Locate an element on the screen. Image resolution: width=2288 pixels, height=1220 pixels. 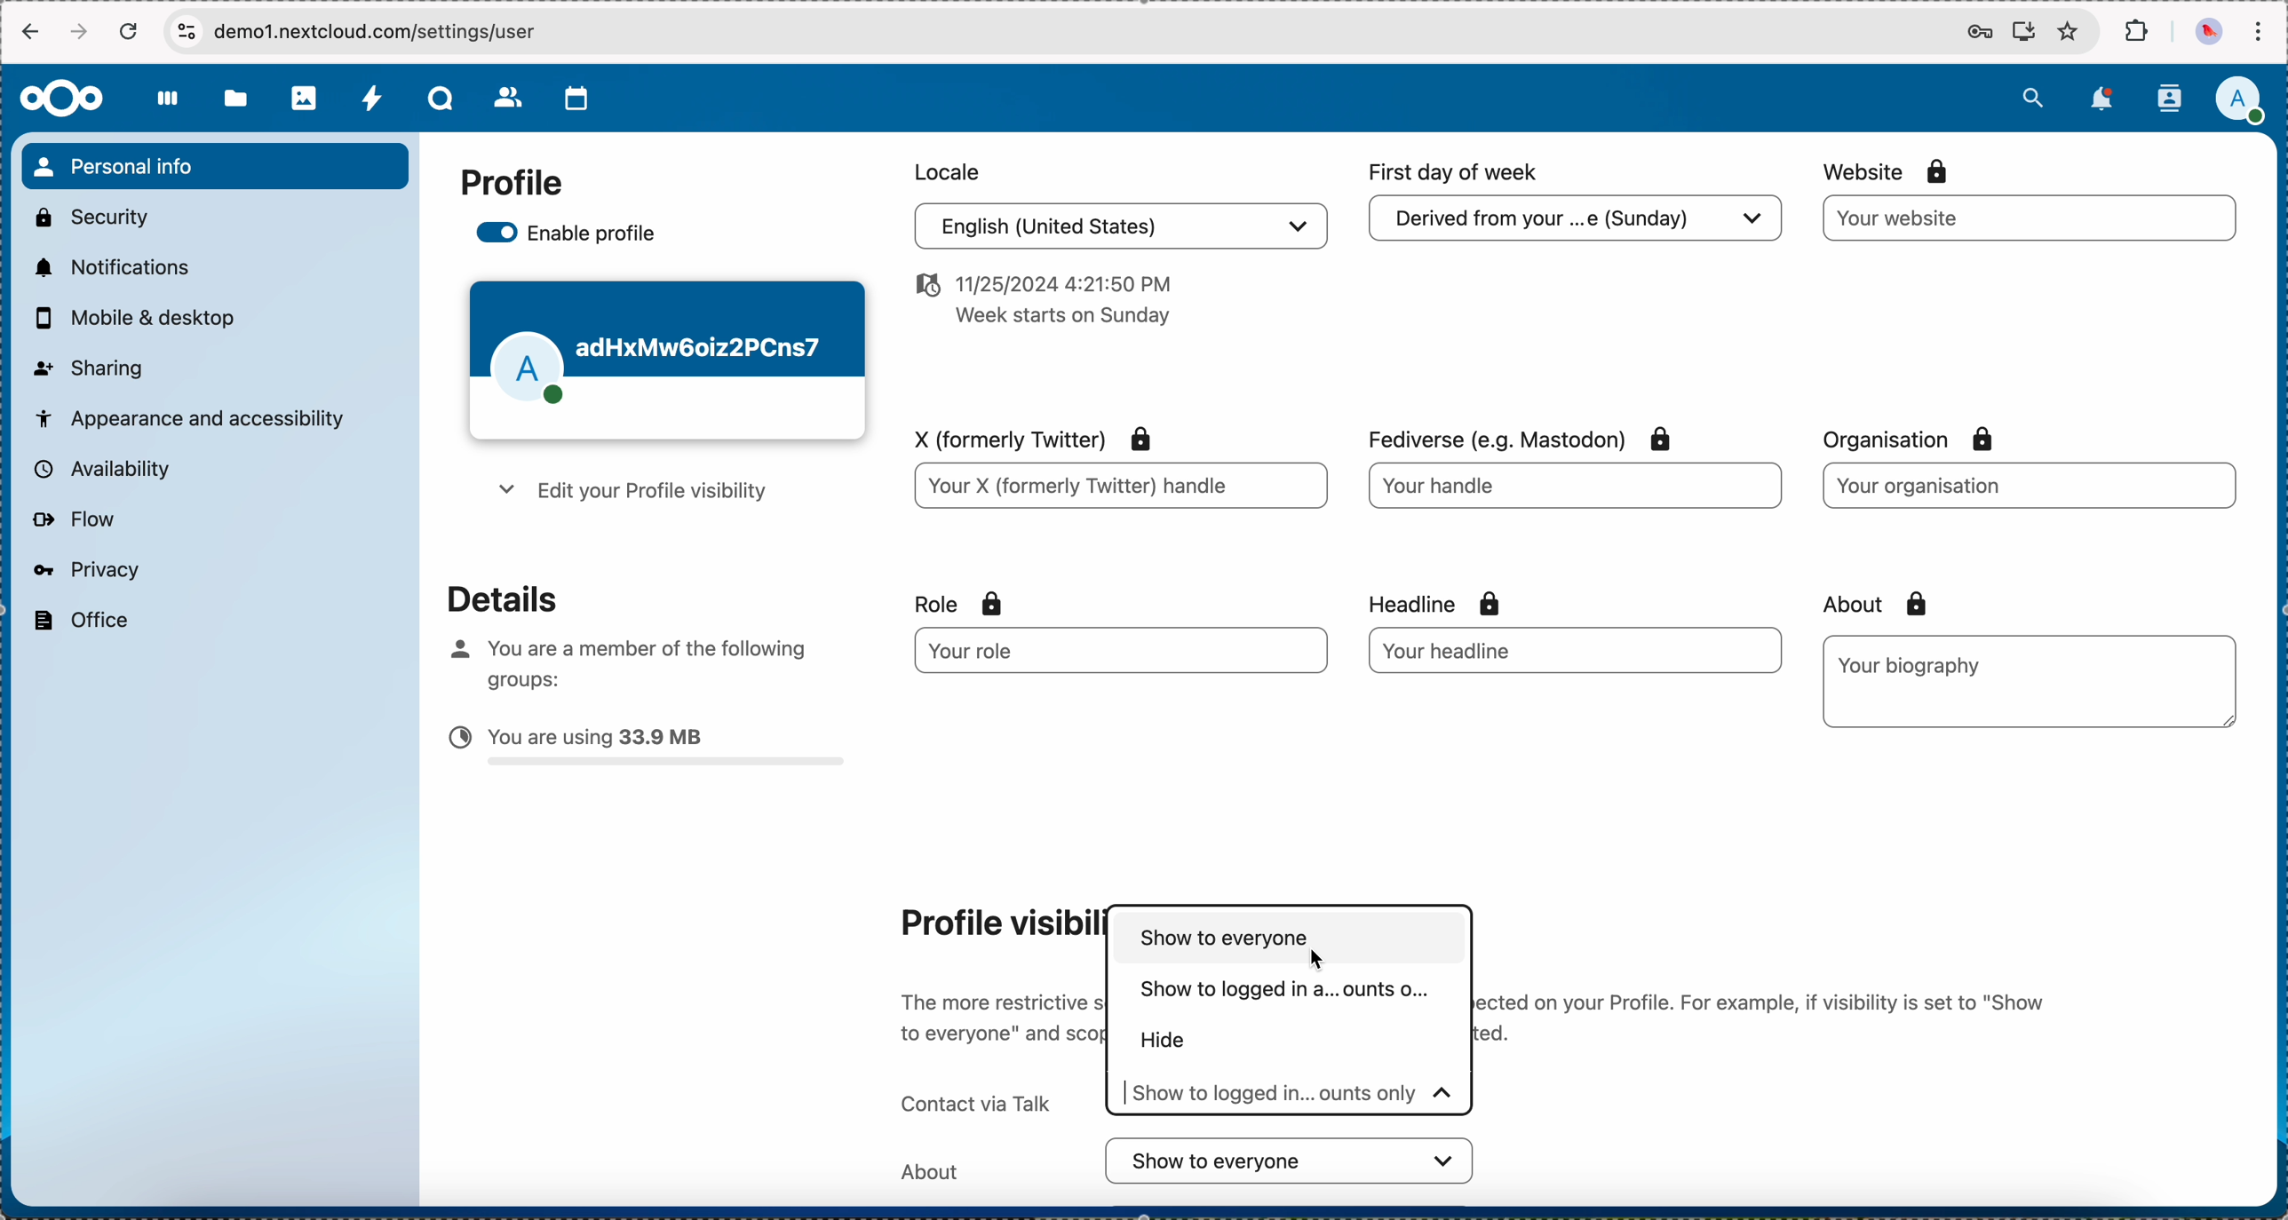
text is located at coordinates (1765, 1017).